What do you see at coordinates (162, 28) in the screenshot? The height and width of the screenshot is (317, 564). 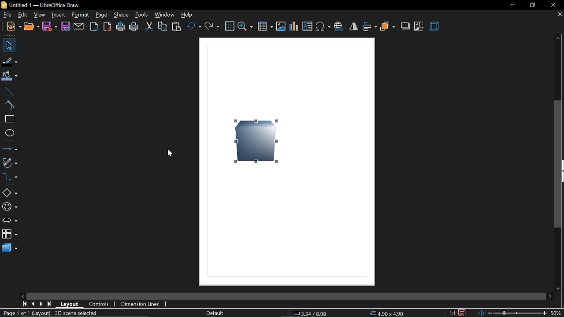 I see `copy` at bounding box center [162, 28].